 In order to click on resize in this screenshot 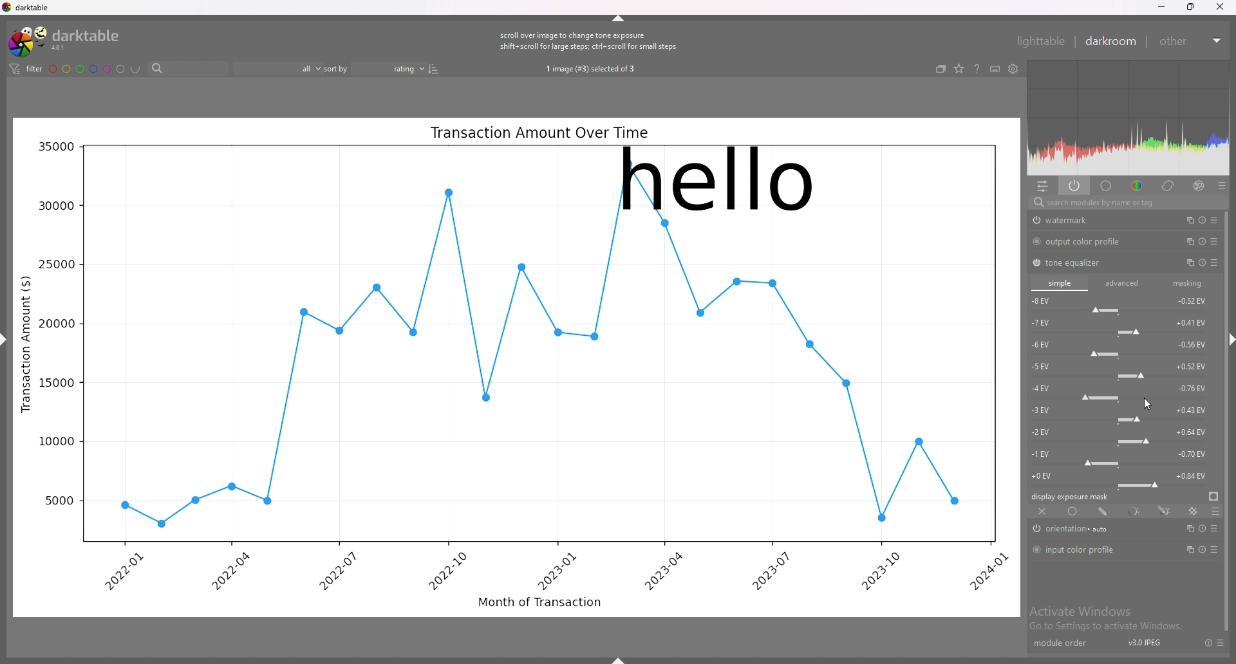, I will do `click(1189, 7)`.